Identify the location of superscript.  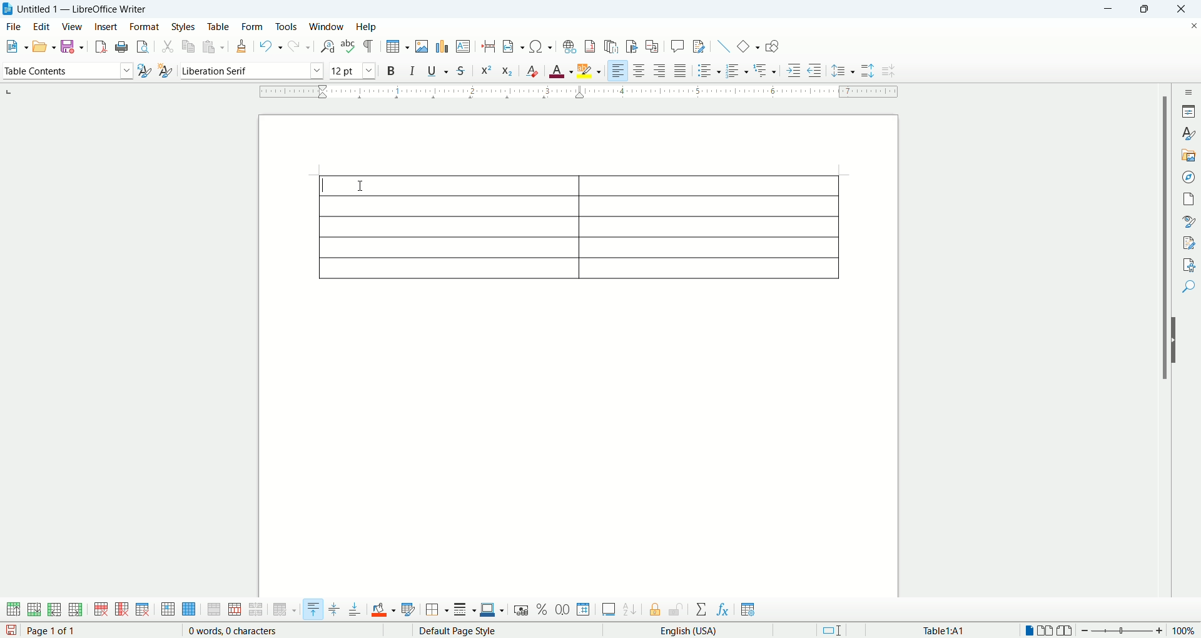
(485, 71).